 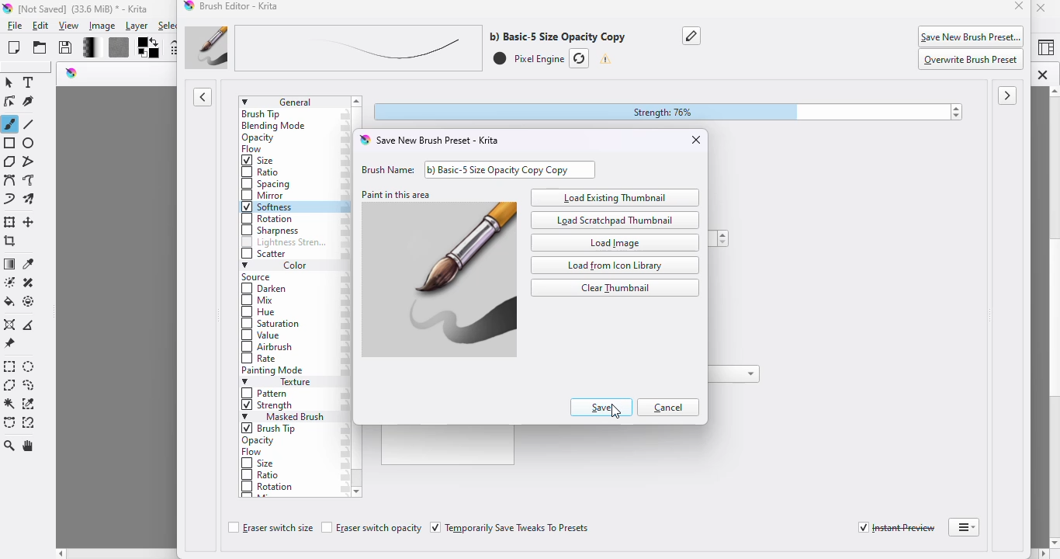 I want to click on blending mode, so click(x=275, y=127).